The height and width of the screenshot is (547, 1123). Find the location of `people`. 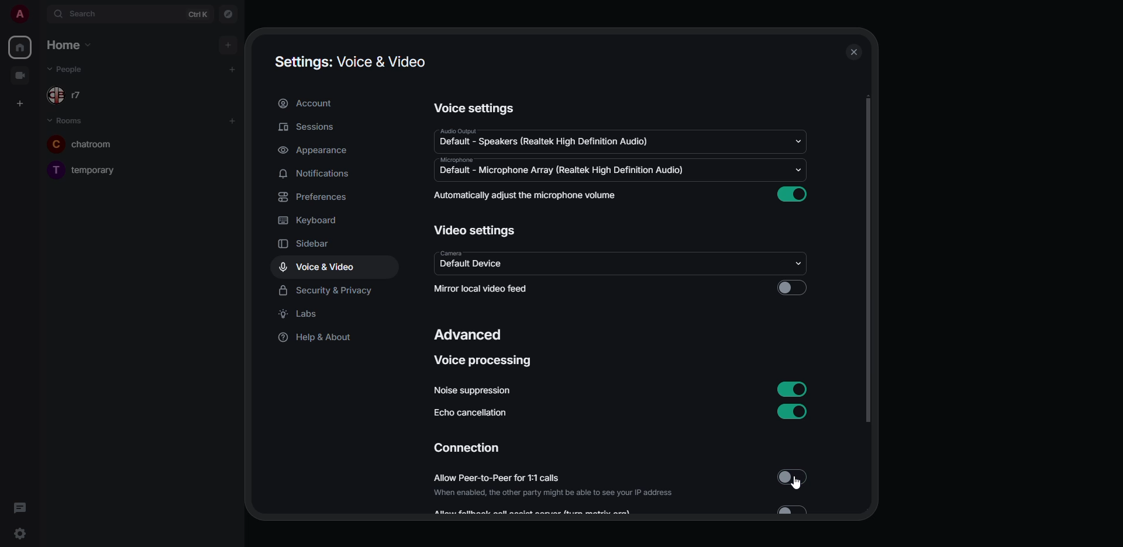

people is located at coordinates (74, 69).